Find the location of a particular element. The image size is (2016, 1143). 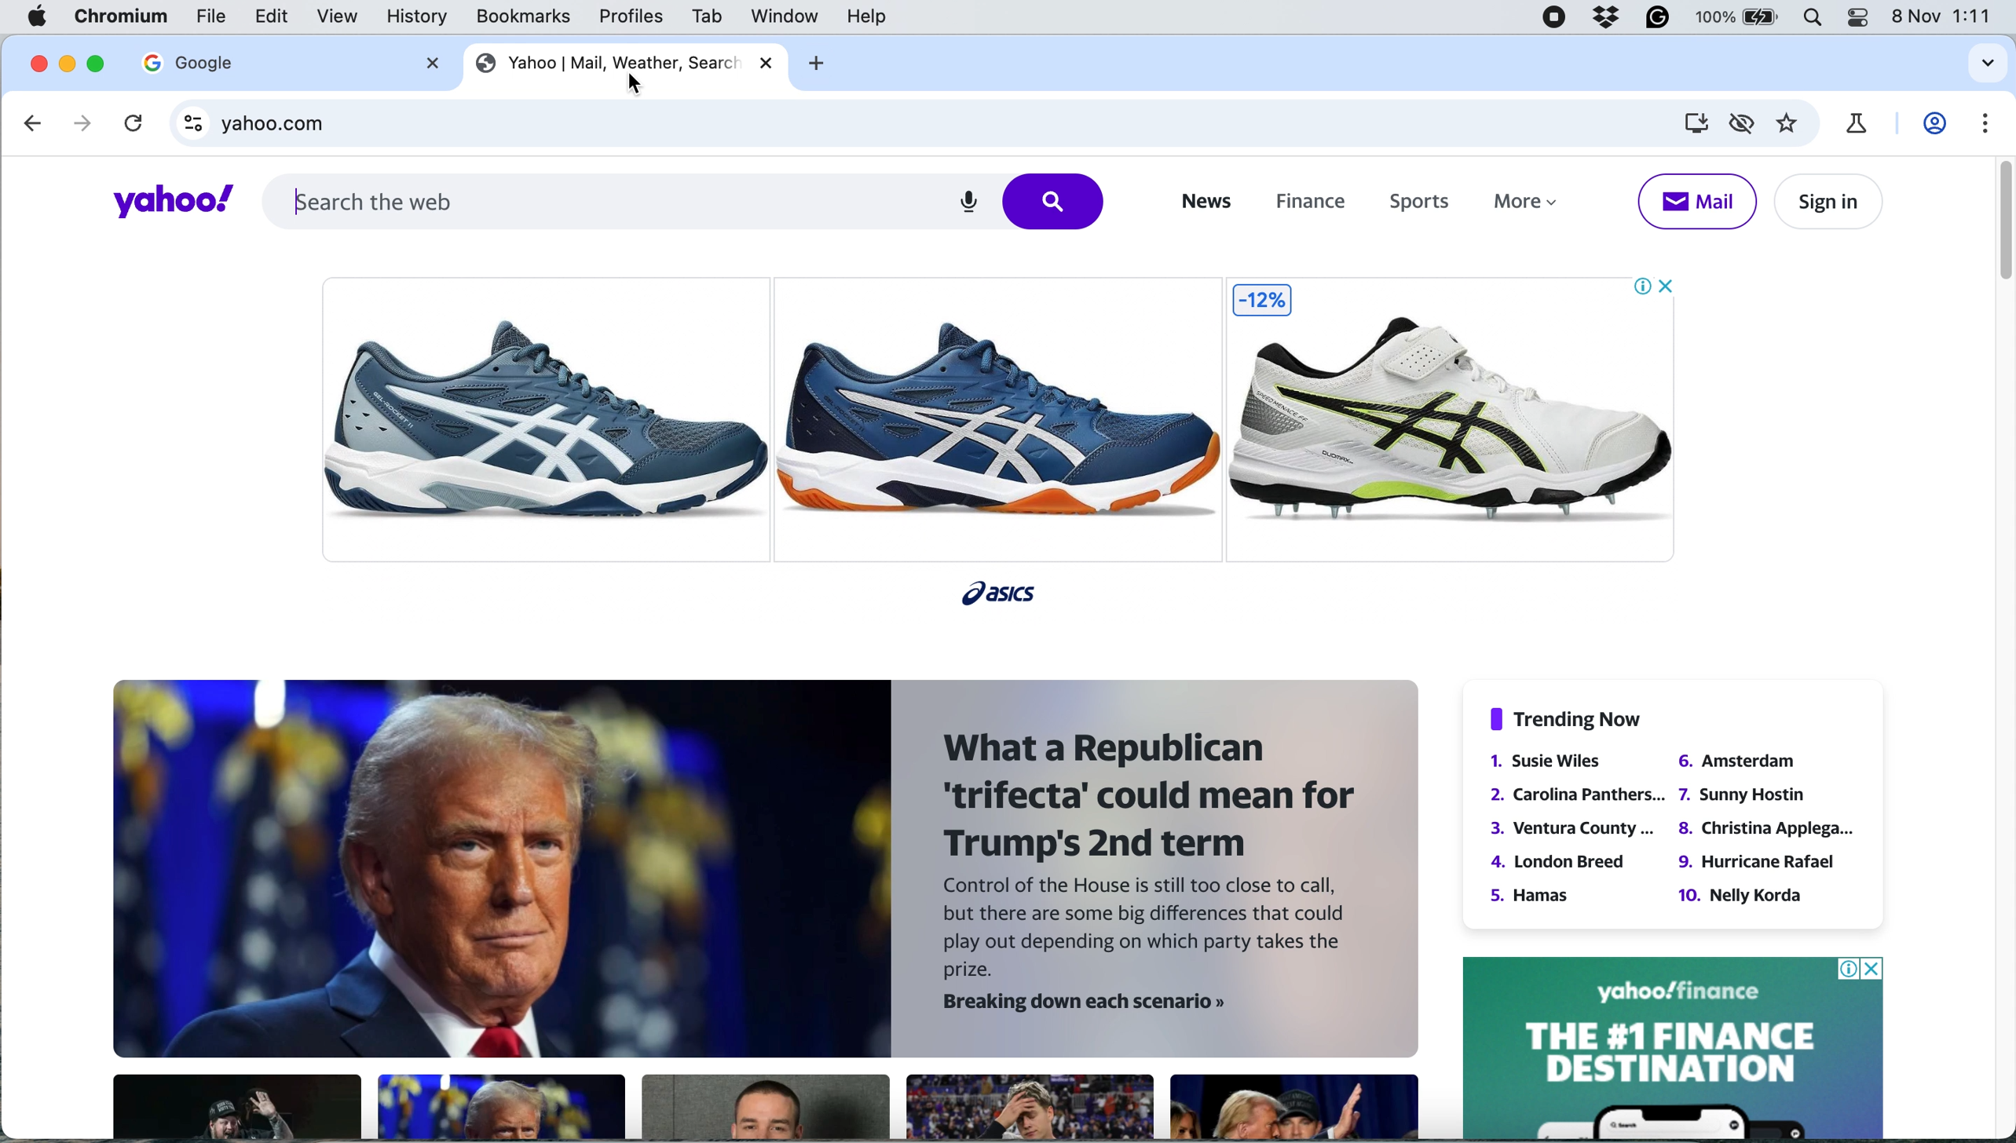

mail is located at coordinates (1696, 201).